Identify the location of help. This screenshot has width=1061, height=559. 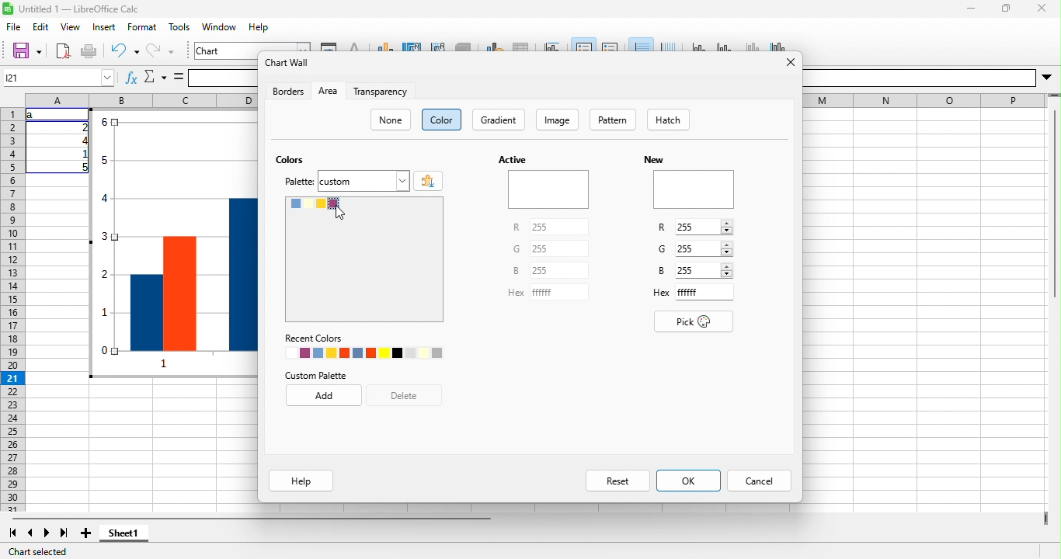
(301, 481).